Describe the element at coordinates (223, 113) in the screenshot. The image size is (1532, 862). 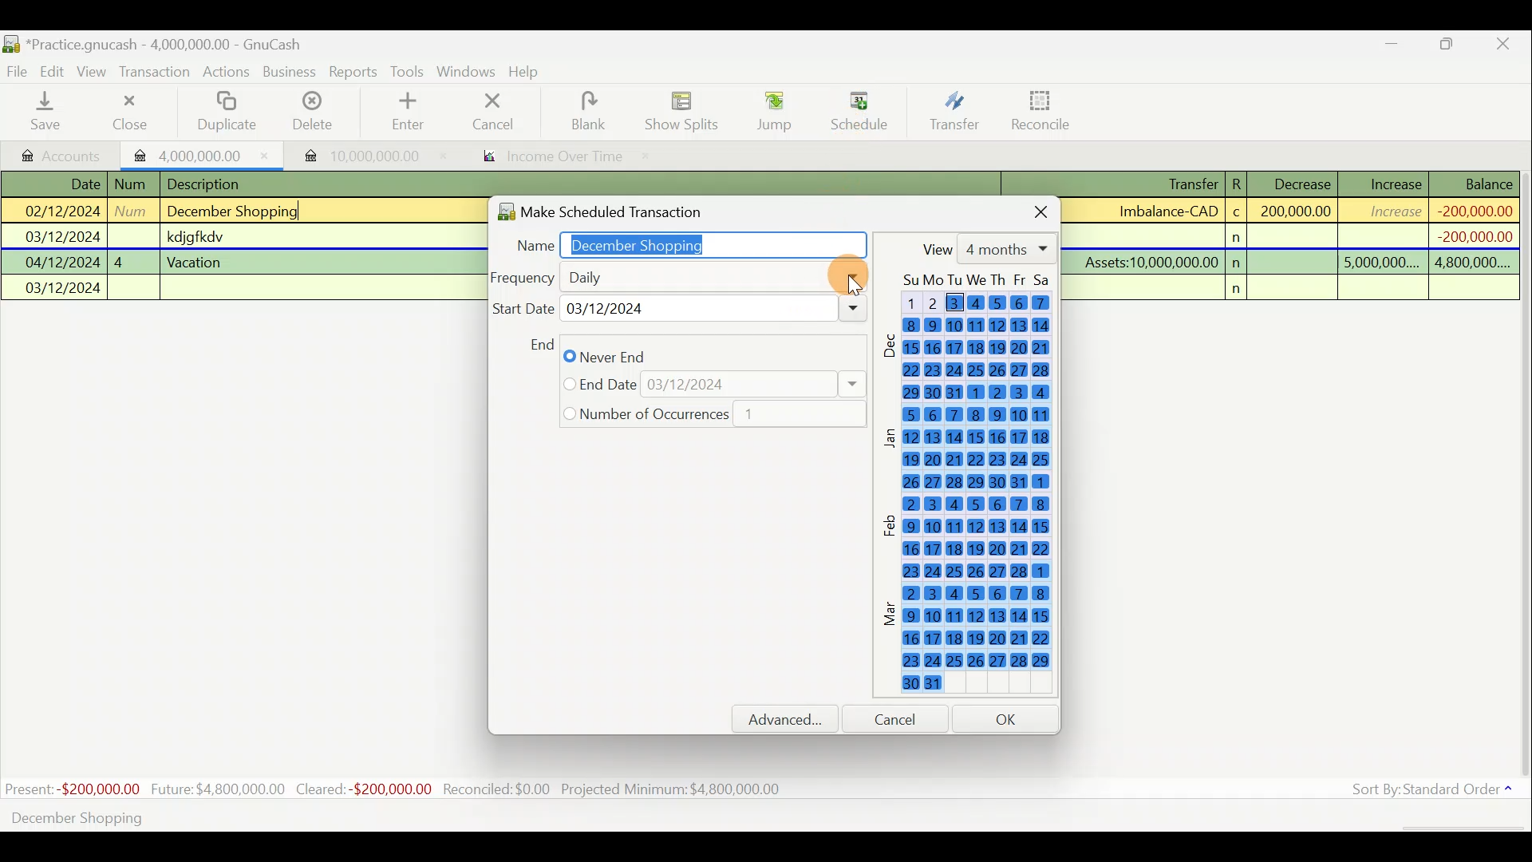
I see `Duplicate` at that location.